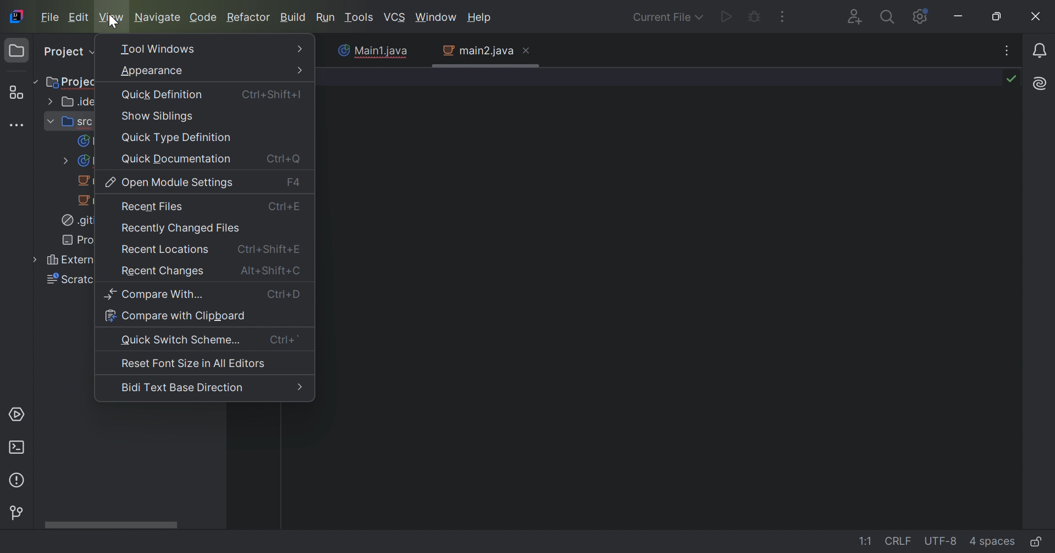 The height and width of the screenshot is (553, 1055). I want to click on .idea, so click(73, 101).